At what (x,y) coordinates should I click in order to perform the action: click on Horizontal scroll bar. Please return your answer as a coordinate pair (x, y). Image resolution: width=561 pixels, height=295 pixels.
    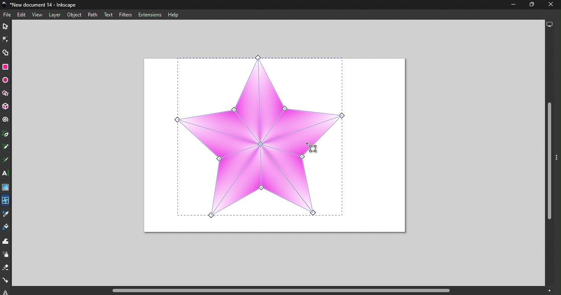
    Looking at the image, I should click on (290, 290).